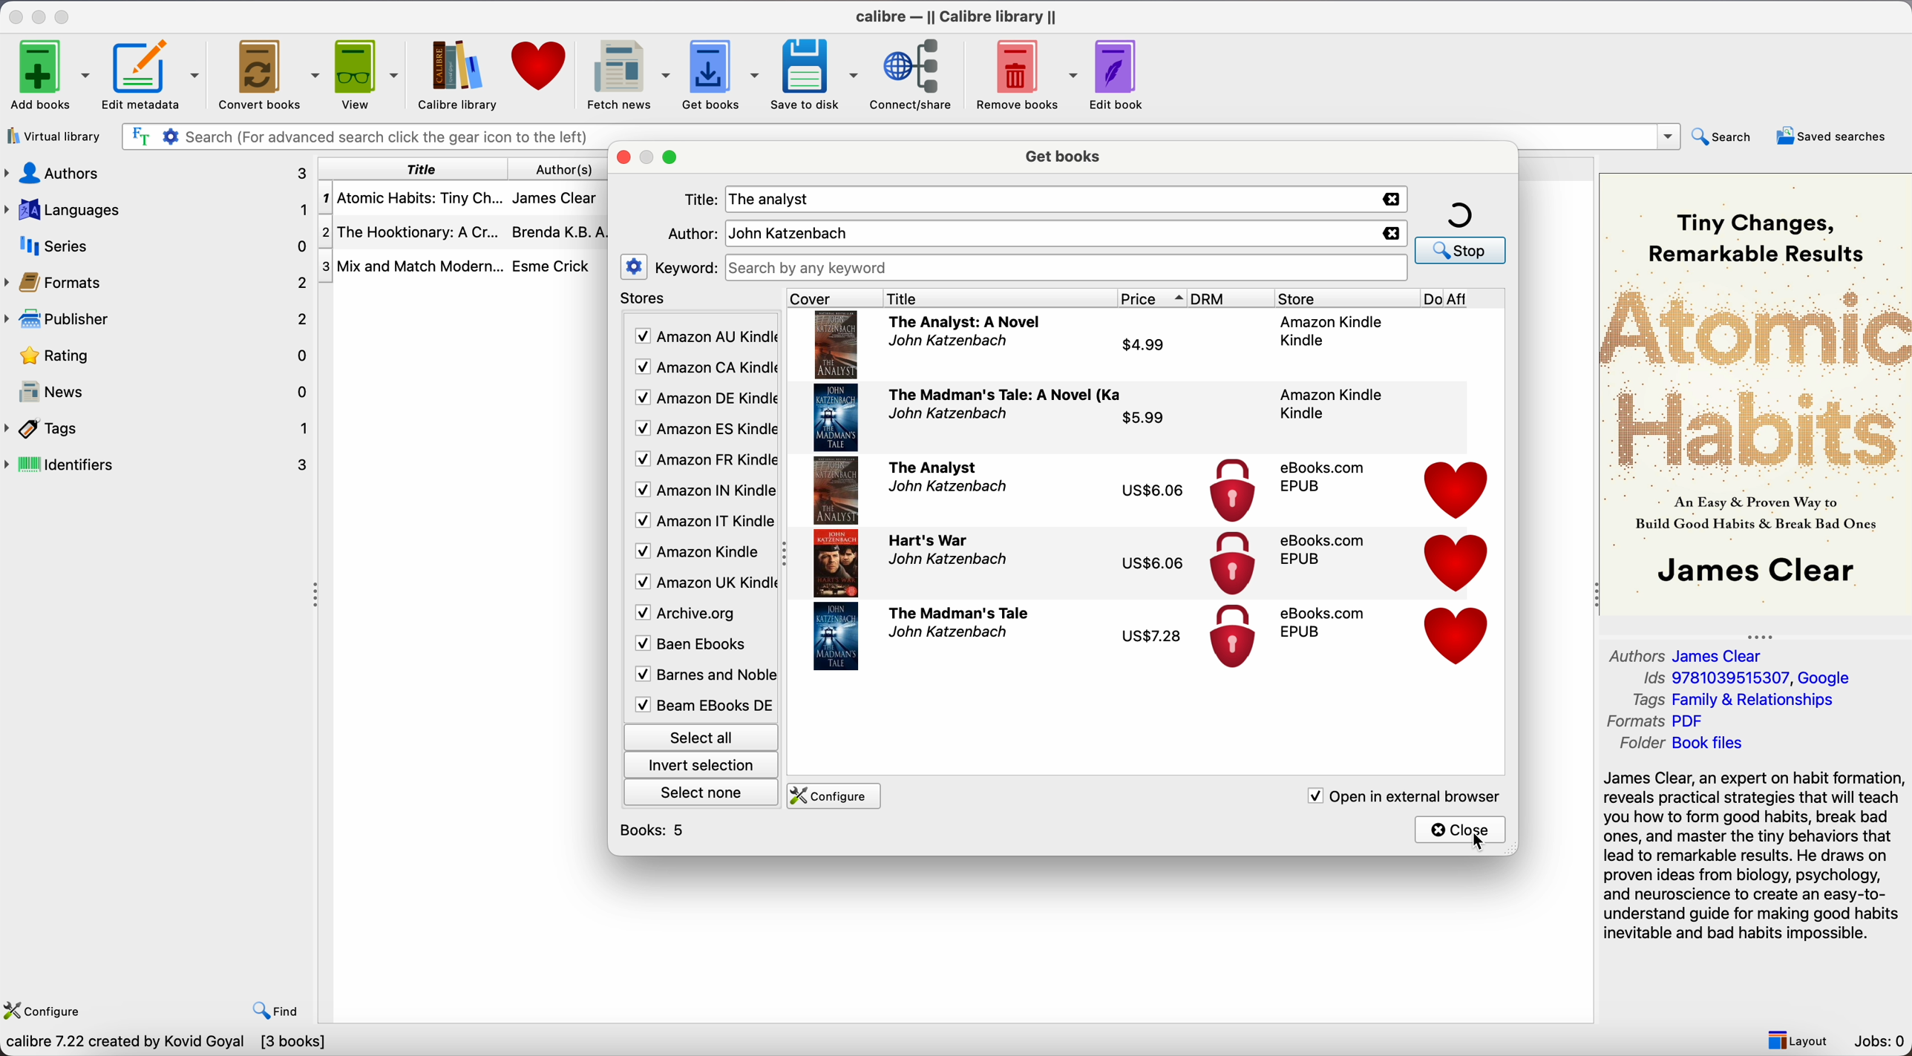  Describe the element at coordinates (701, 585) in the screenshot. I see `Amazon UK Kindle` at that location.